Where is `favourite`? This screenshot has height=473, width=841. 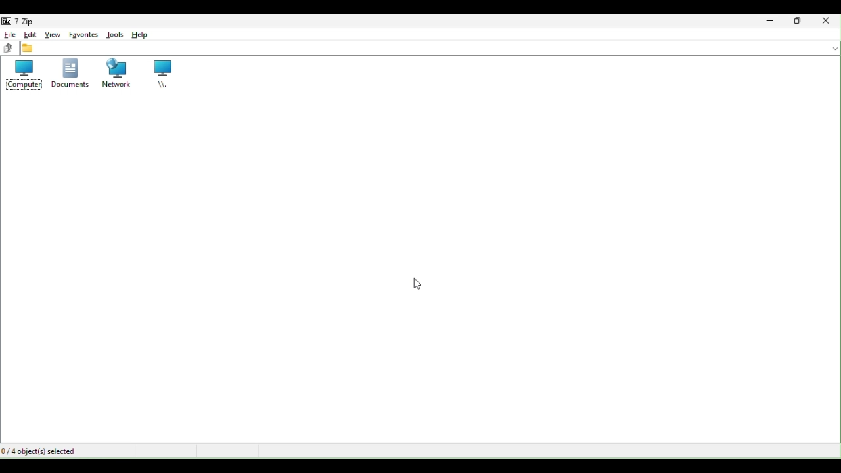 favourite is located at coordinates (82, 35).